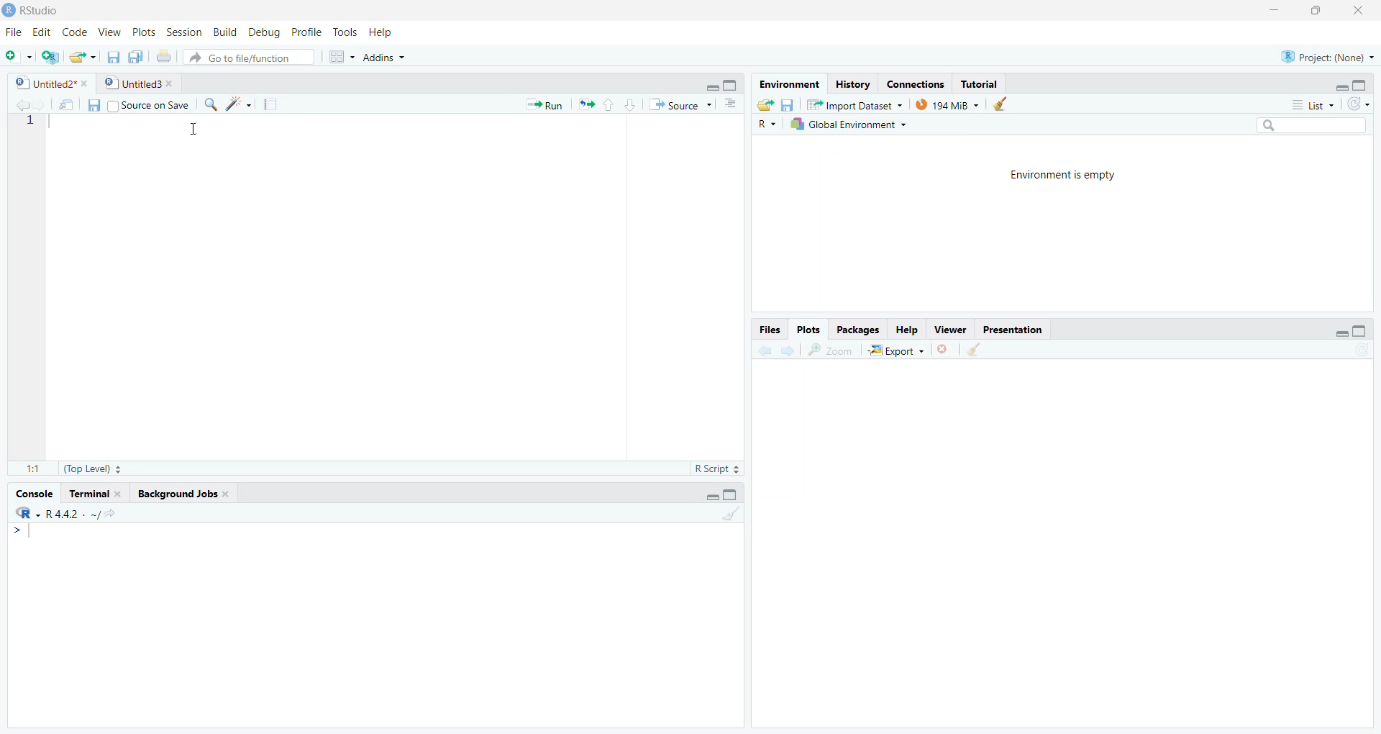  I want to click on Build, so click(223, 32).